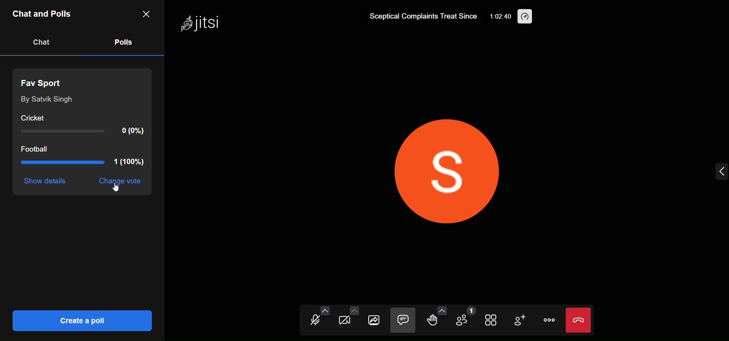 The width and height of the screenshot is (729, 341). I want to click on Logo, so click(201, 25).